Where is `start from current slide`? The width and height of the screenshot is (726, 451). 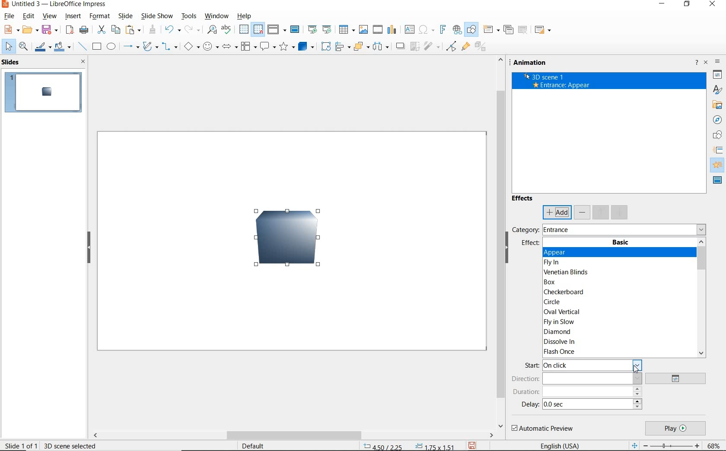
start from current slide is located at coordinates (327, 29).